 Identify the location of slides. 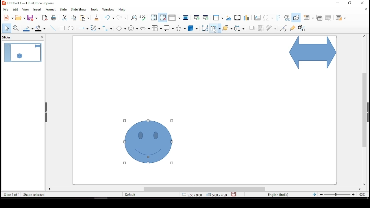
(8, 37).